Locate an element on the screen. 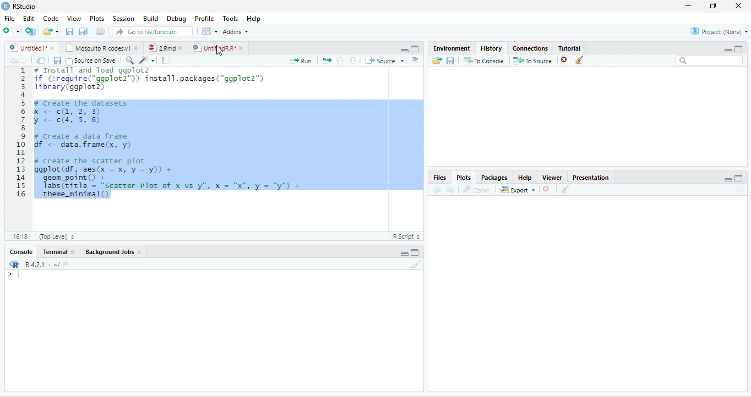 The image size is (751, 397). Clear console is located at coordinates (416, 264).